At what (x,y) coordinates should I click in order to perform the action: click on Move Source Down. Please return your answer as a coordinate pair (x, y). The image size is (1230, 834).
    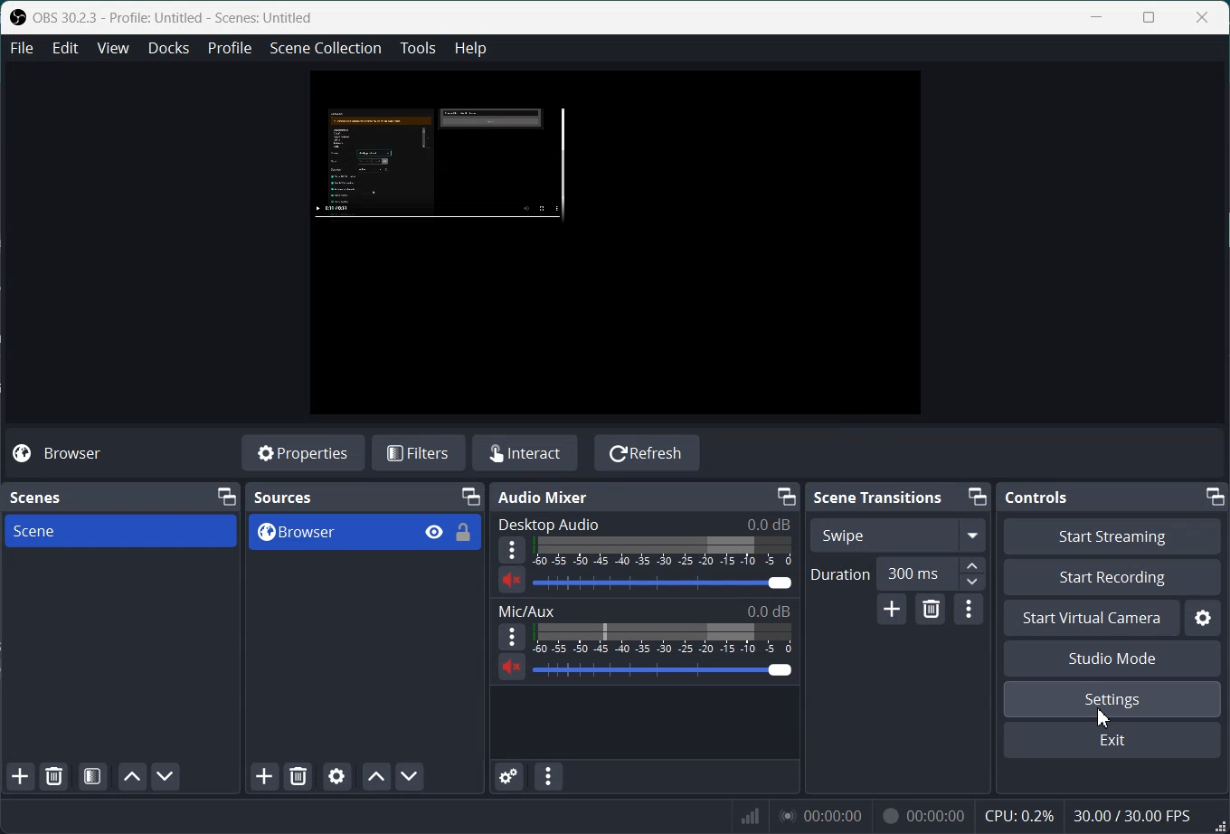
    Looking at the image, I should click on (411, 776).